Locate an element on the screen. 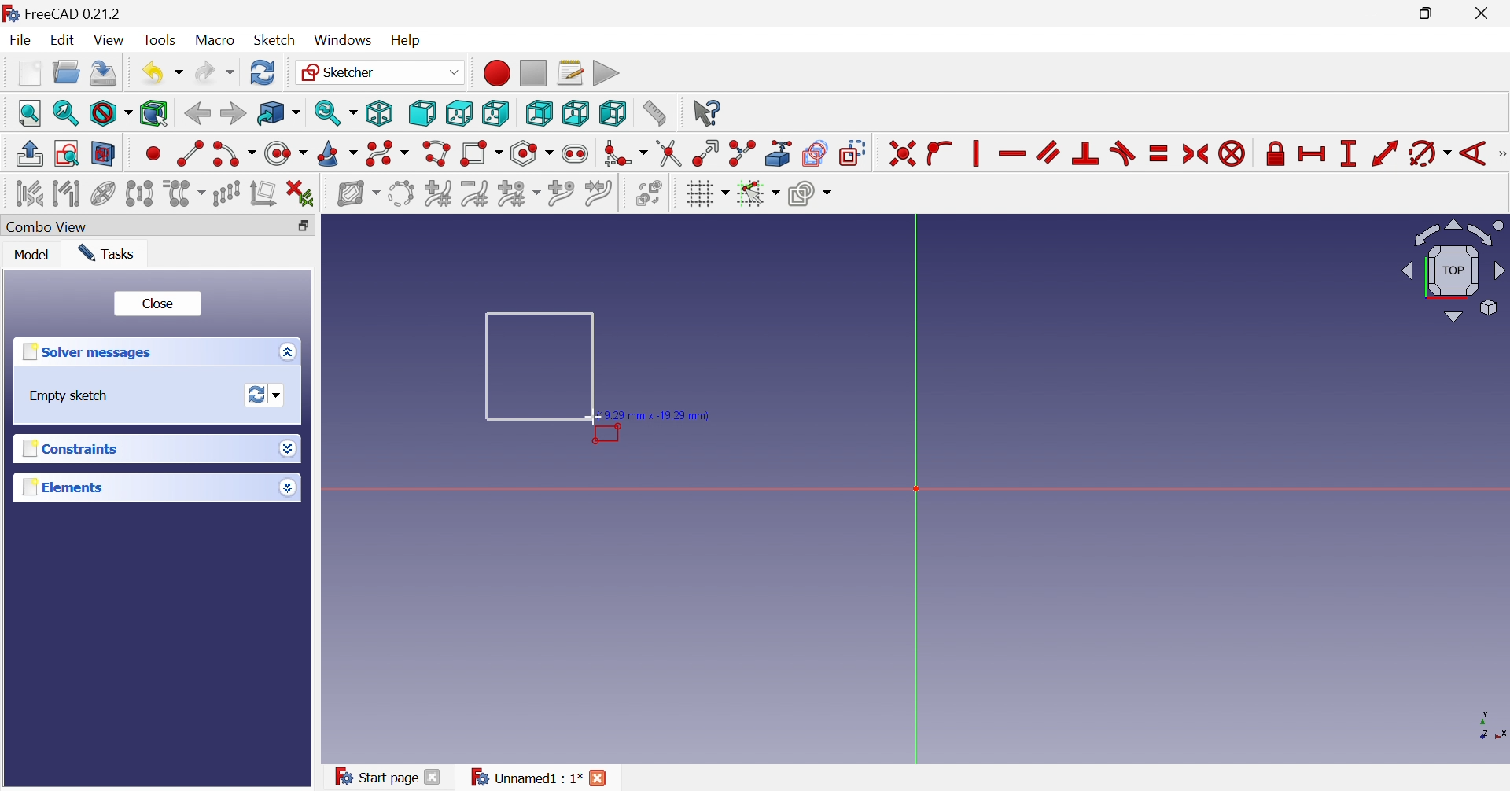 The image size is (1510, 791).  is located at coordinates (300, 194).